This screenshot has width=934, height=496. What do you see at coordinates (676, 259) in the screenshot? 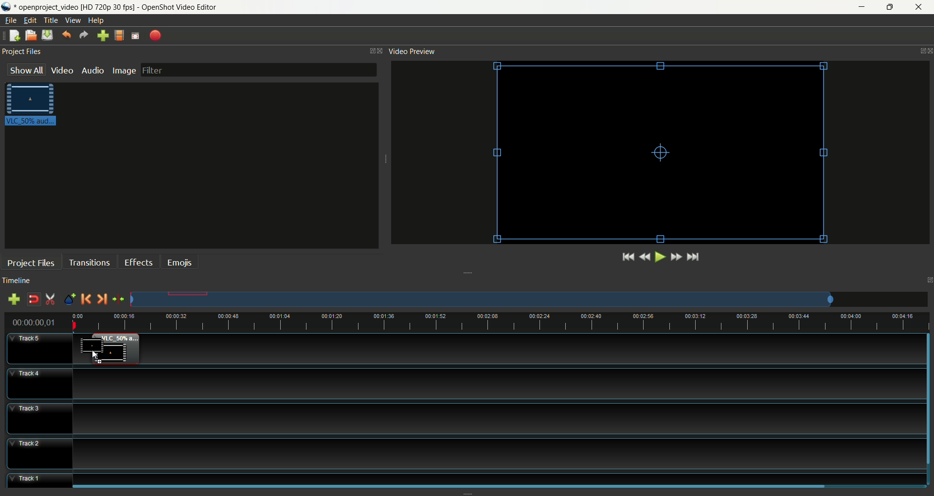
I see `fast forward` at bounding box center [676, 259].